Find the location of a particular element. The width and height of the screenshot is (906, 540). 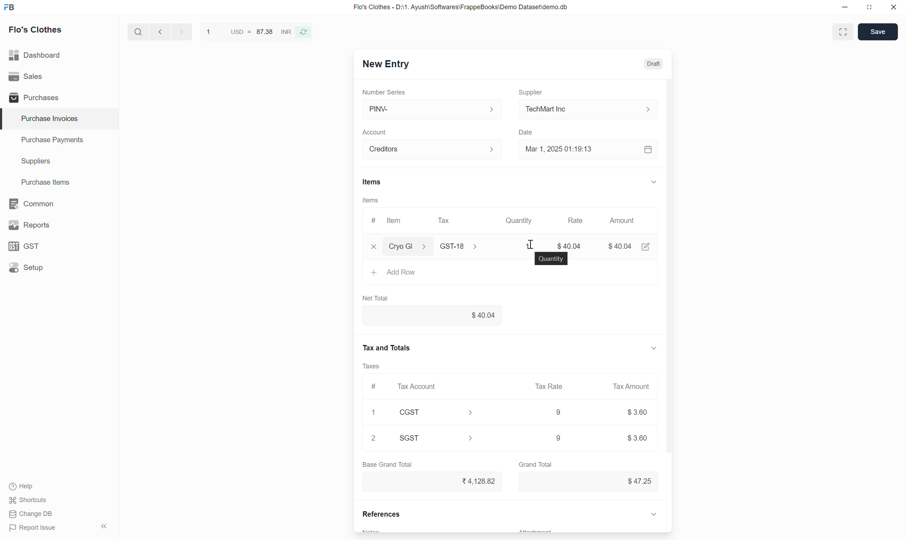

Save is located at coordinates (877, 31).